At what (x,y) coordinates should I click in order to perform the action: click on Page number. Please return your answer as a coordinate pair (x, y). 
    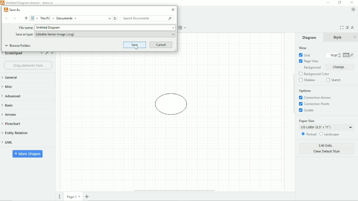
    Looking at the image, I should click on (73, 197).